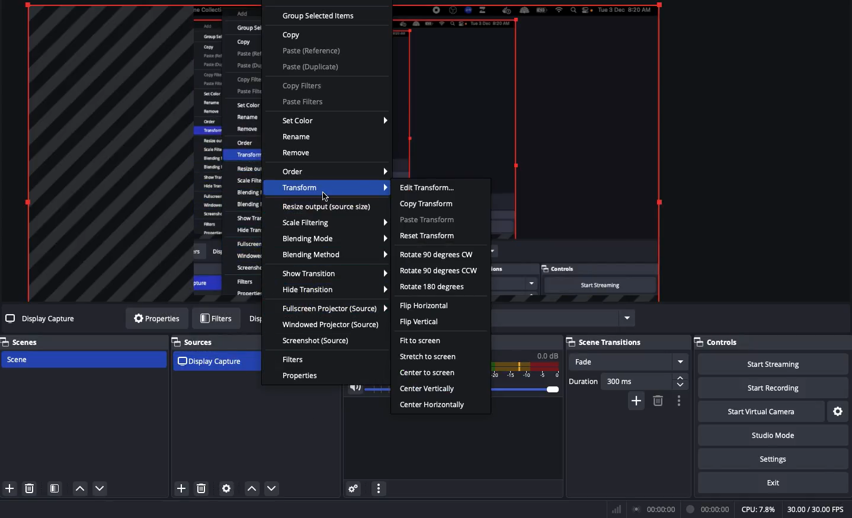 Image resolution: width=852 pixels, height=518 pixels. I want to click on Group selected items, so click(320, 17).